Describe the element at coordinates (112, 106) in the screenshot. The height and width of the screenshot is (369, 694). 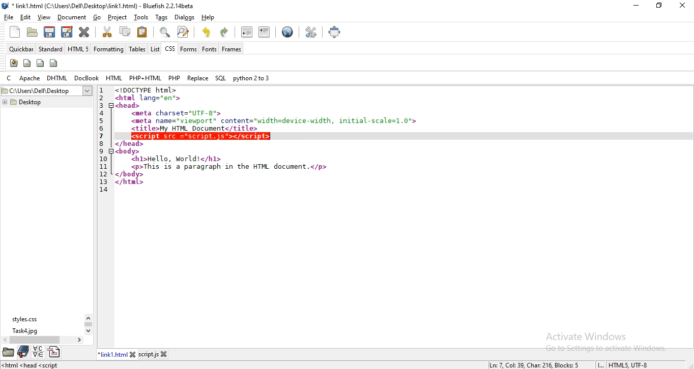
I see `code fold` at that location.